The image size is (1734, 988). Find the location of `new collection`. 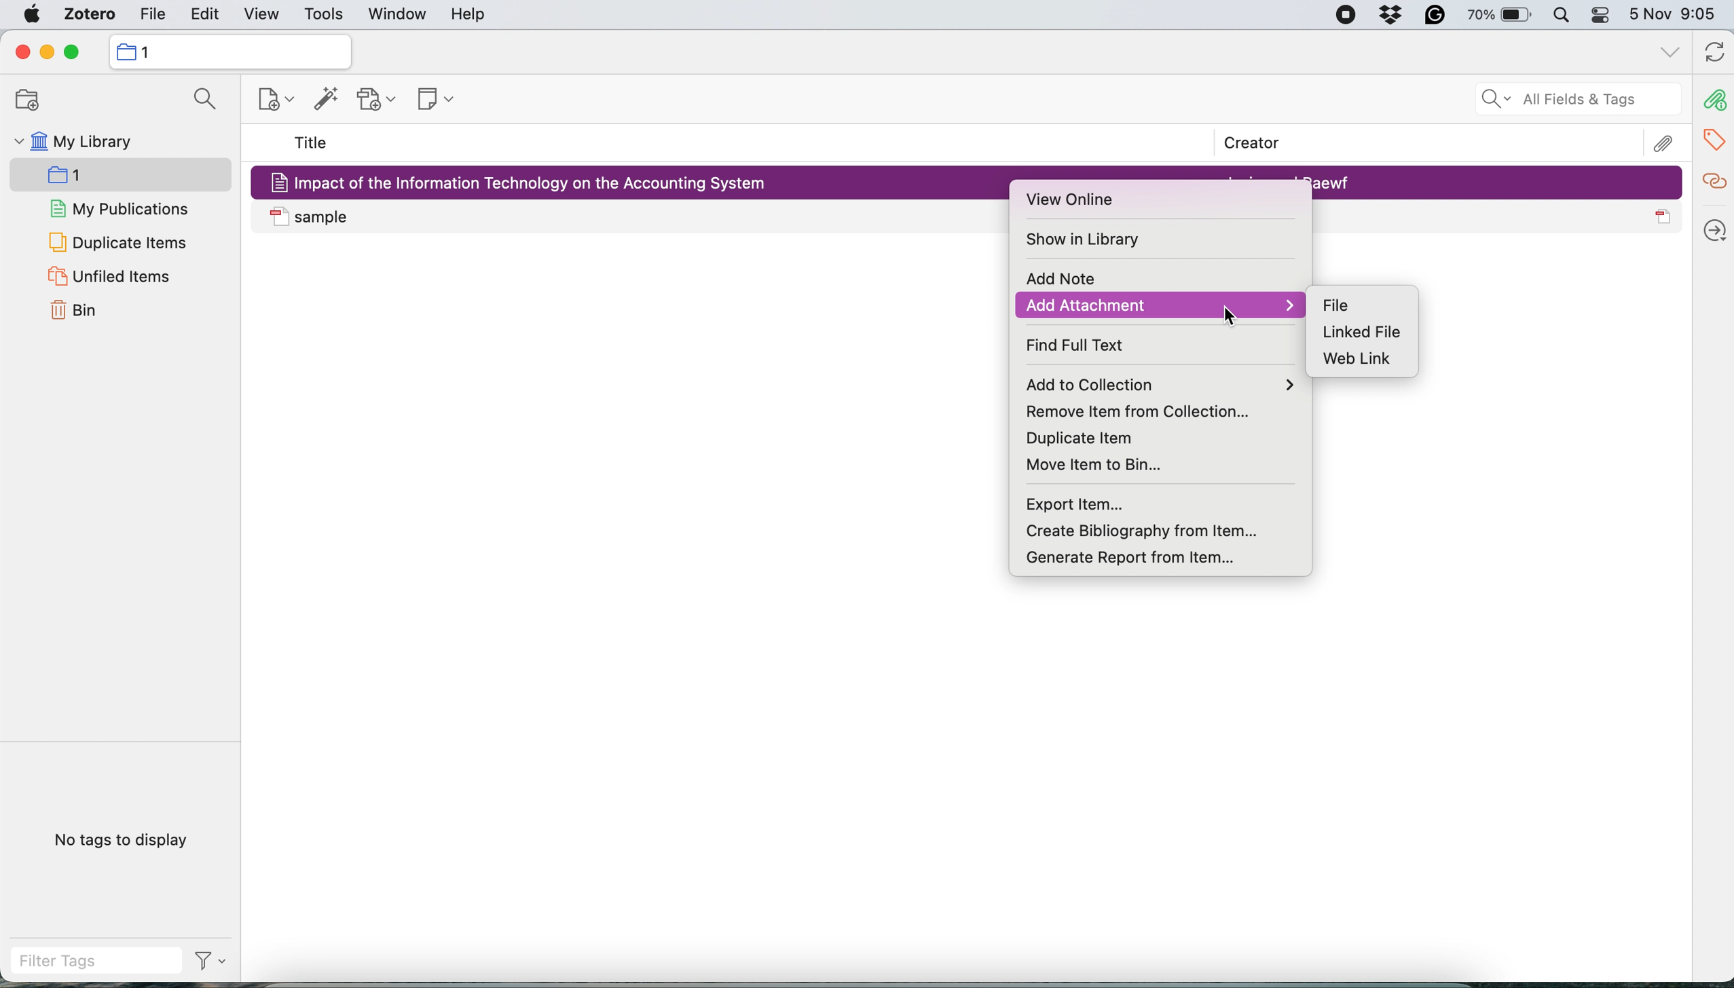

new collection is located at coordinates (266, 102).